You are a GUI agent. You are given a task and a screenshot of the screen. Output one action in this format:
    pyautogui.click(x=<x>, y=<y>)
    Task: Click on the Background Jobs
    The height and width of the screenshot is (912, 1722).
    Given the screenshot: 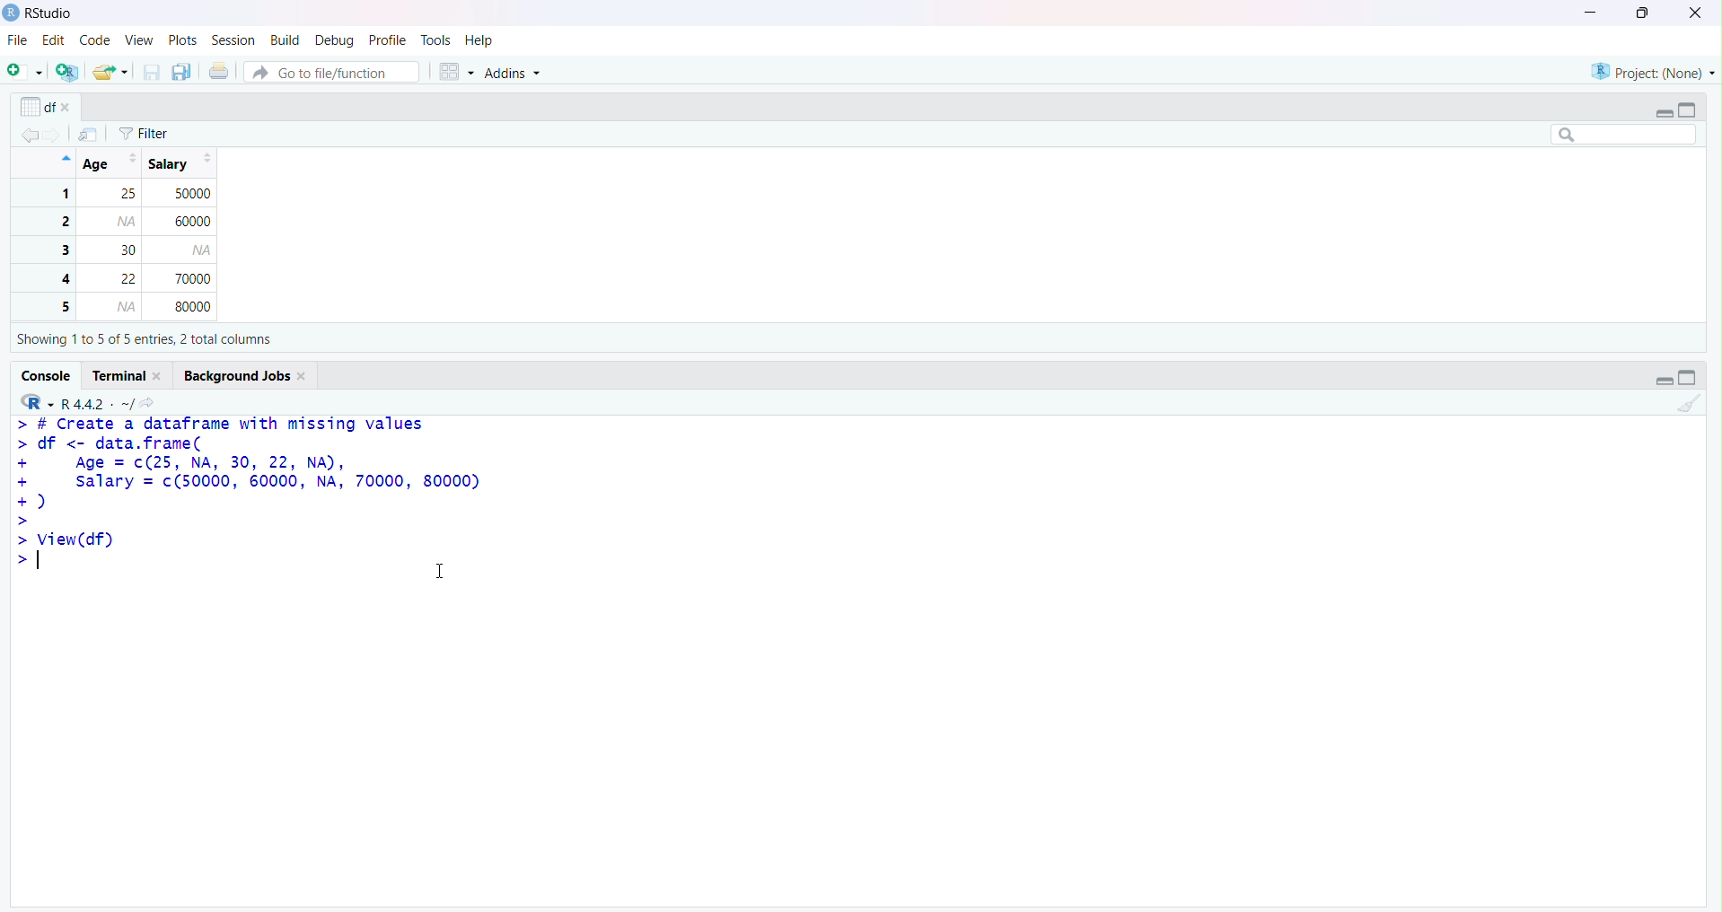 What is the action you would take?
    pyautogui.click(x=246, y=375)
    